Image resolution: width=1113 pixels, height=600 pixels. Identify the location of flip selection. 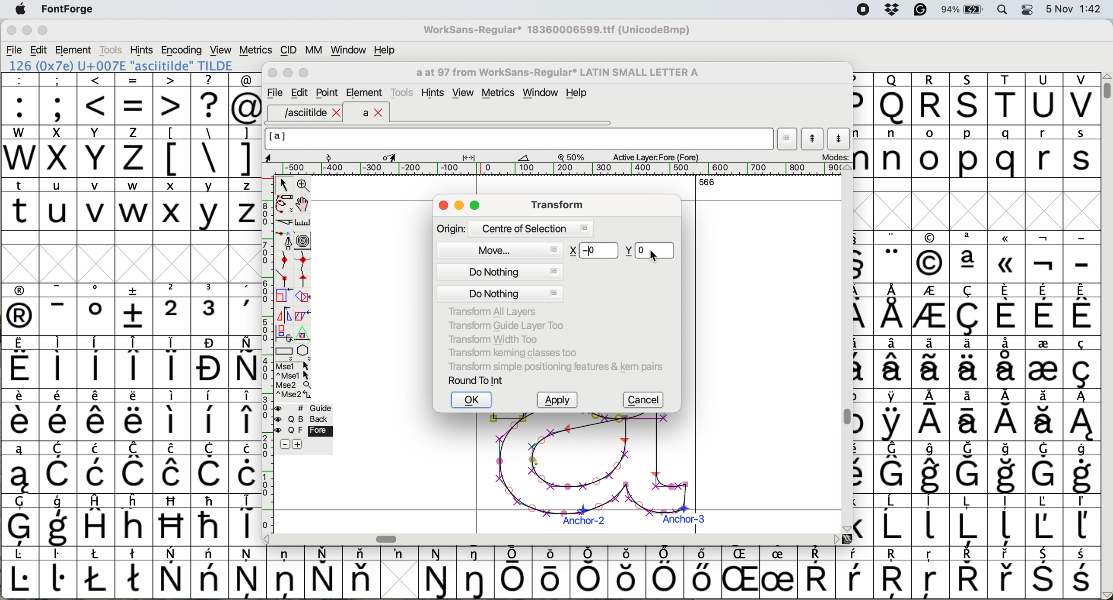
(284, 314).